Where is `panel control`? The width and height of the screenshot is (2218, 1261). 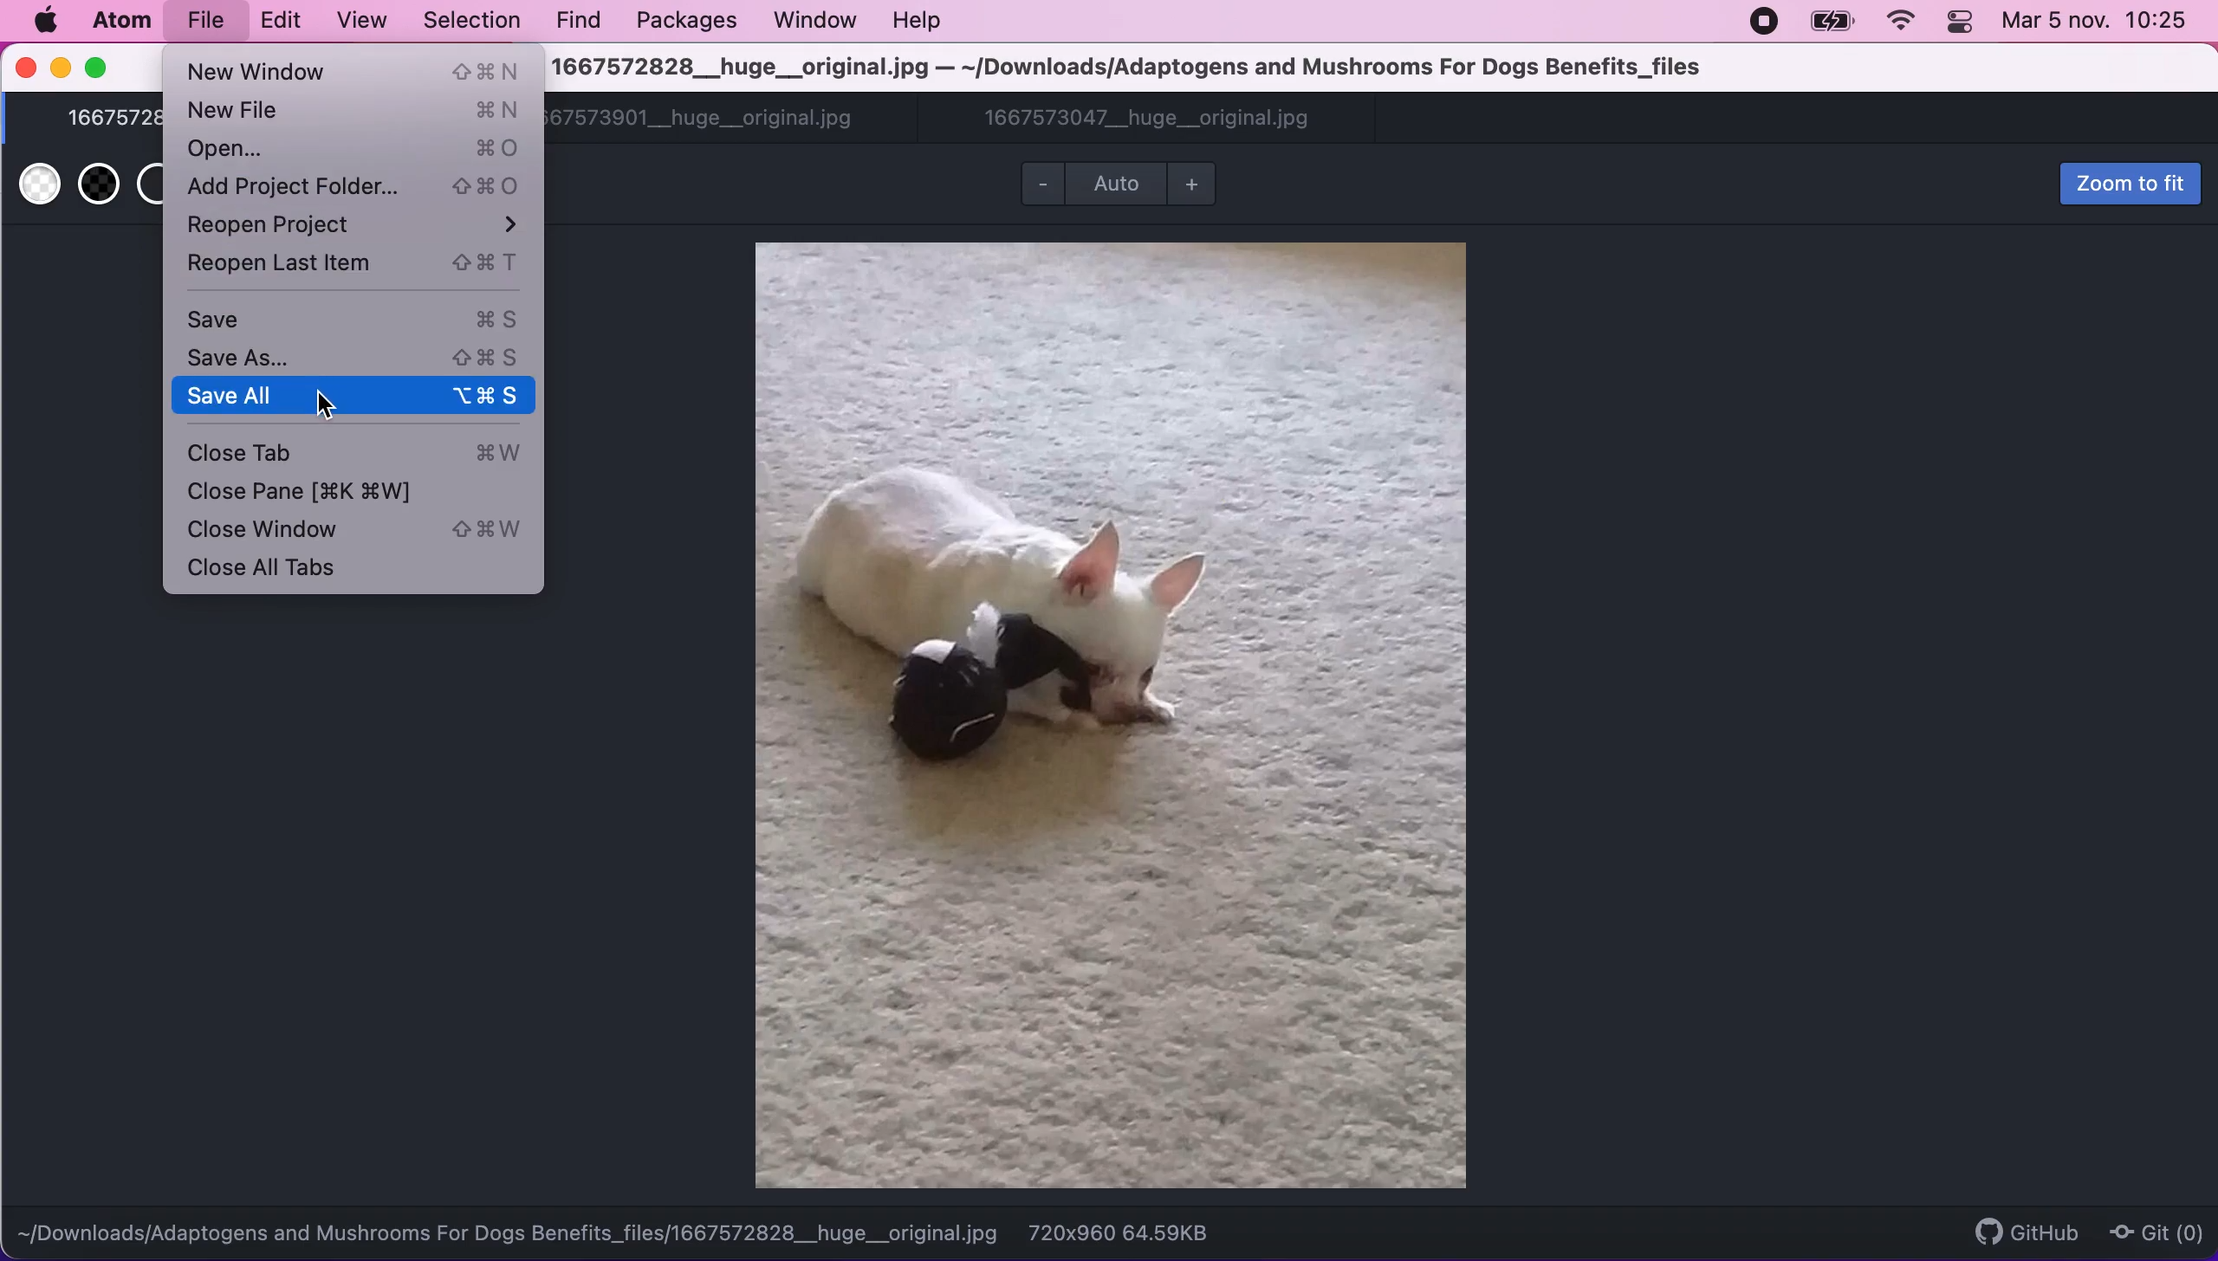
panel control is located at coordinates (1962, 23).